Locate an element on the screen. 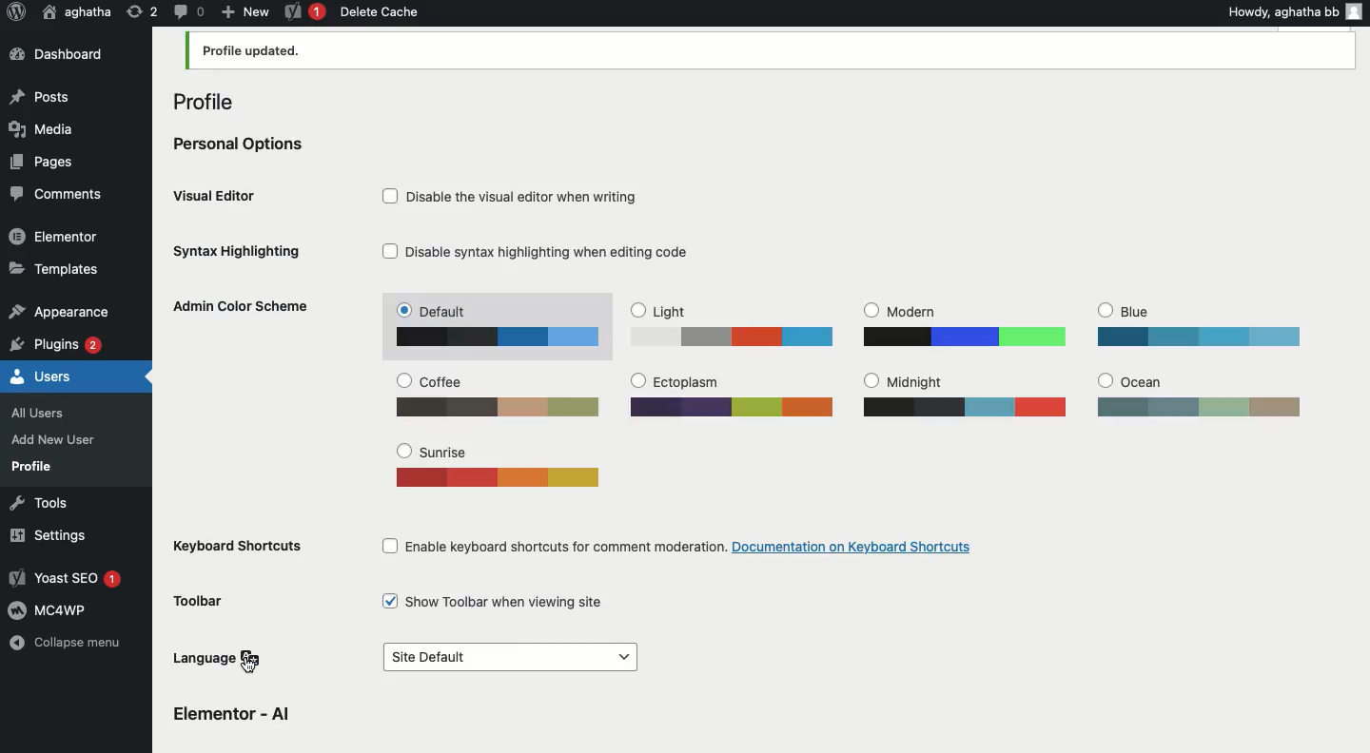  Media is located at coordinates (39, 128).